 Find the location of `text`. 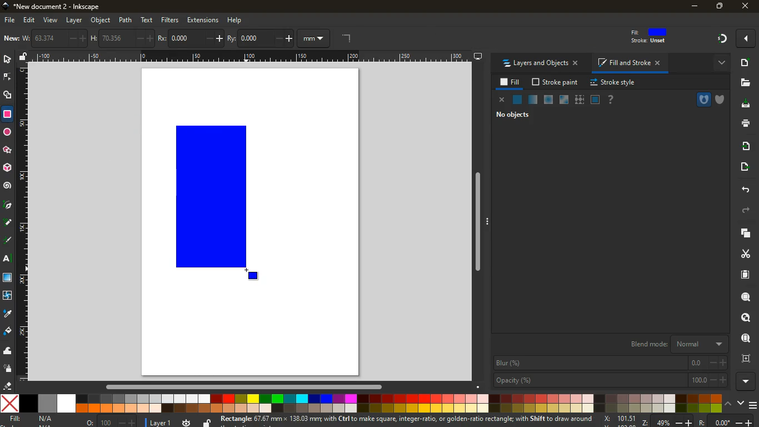

text is located at coordinates (147, 20).